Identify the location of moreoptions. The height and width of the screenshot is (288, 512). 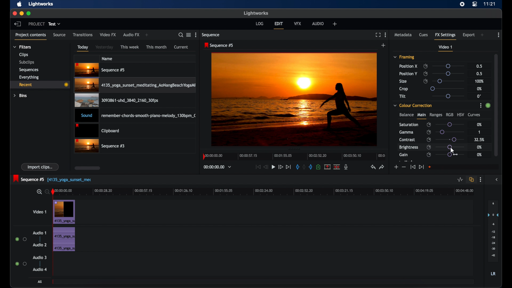
(386, 34).